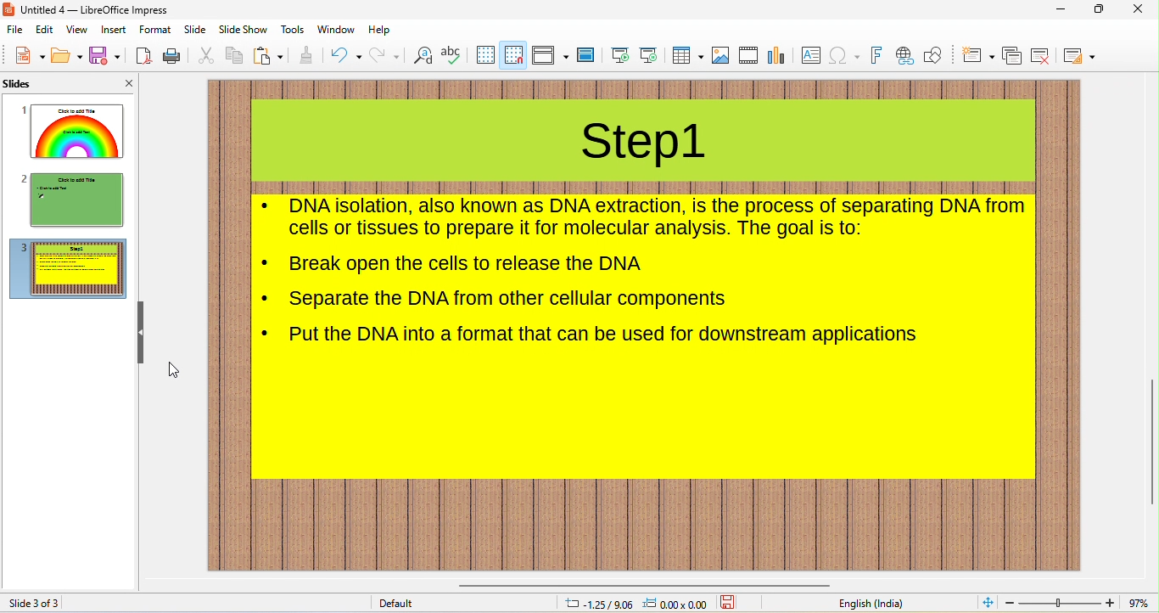 This screenshot has height=613, width=1159. I want to click on tools, so click(293, 29).